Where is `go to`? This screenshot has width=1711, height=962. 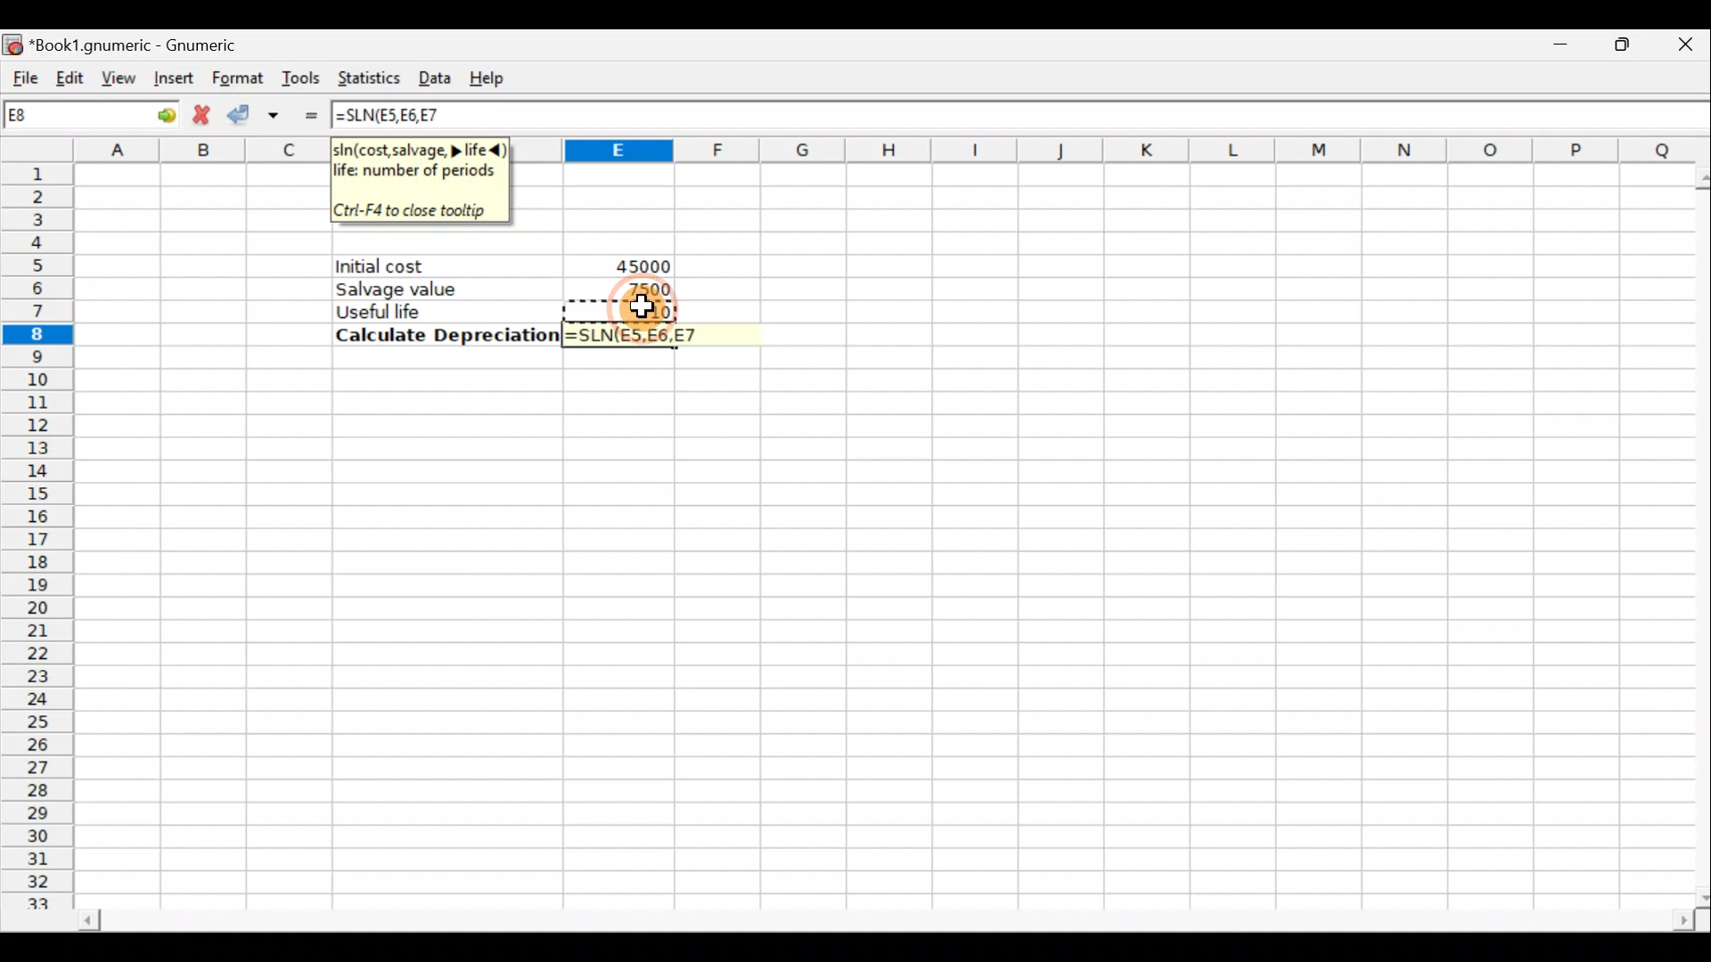 go to is located at coordinates (155, 115).